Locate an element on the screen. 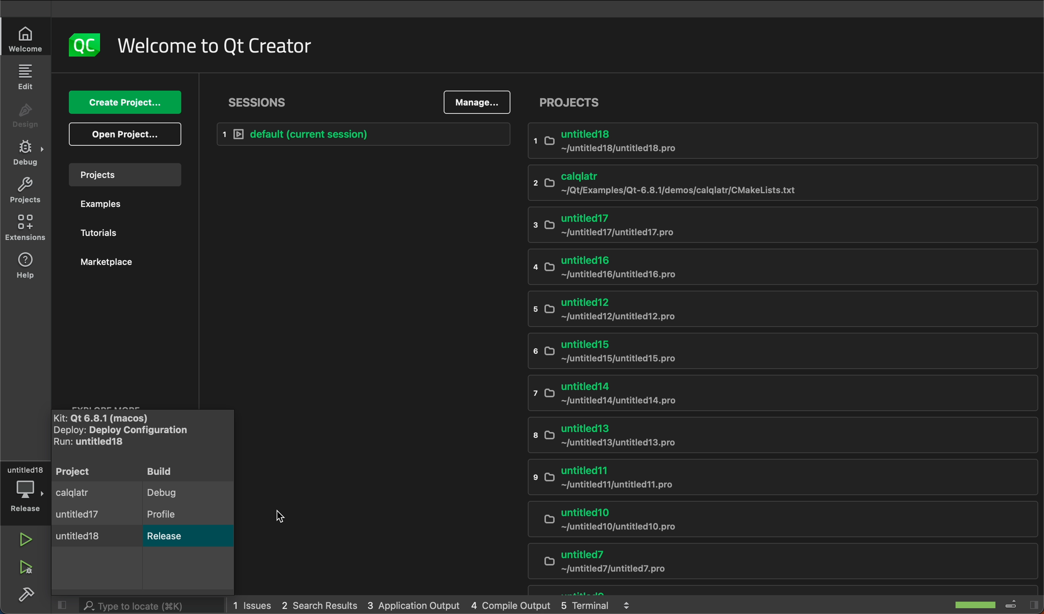 The height and width of the screenshot is (614, 1044). debug is located at coordinates (28, 155).